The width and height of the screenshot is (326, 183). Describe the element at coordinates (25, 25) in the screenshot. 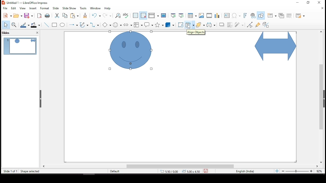

I see `line color` at that location.